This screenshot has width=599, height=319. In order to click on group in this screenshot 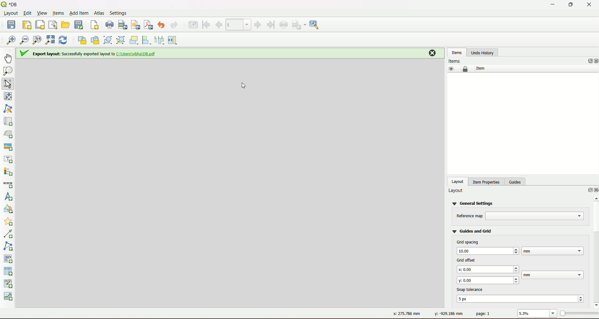, I will do `click(108, 40)`.